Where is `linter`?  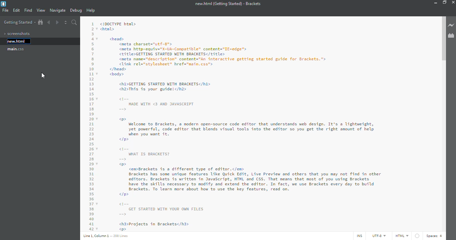
linter is located at coordinates (417, 236).